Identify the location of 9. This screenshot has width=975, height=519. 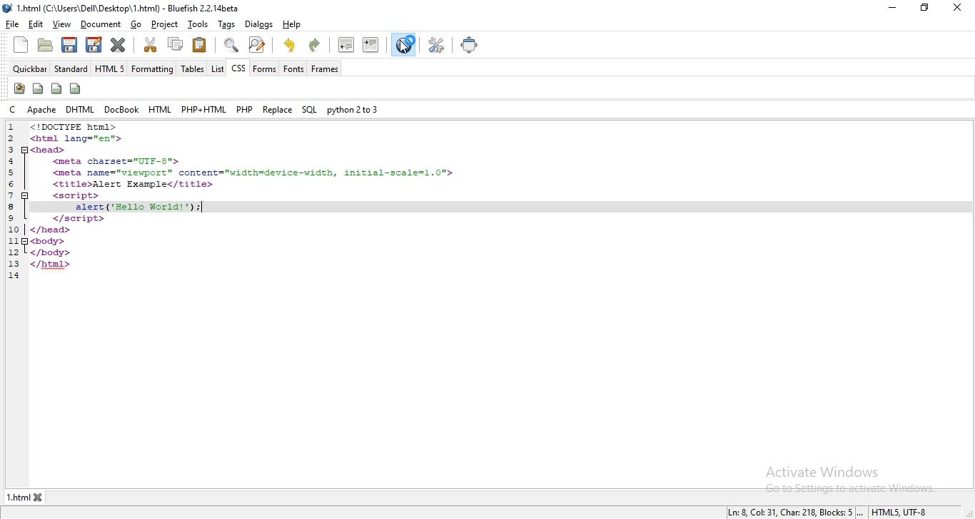
(11, 217).